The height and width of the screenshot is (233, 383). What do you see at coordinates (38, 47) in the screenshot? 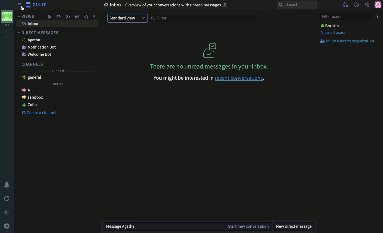
I see `Notification bot` at bounding box center [38, 47].